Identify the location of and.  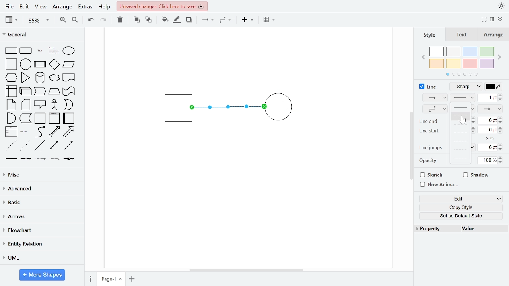
(11, 118).